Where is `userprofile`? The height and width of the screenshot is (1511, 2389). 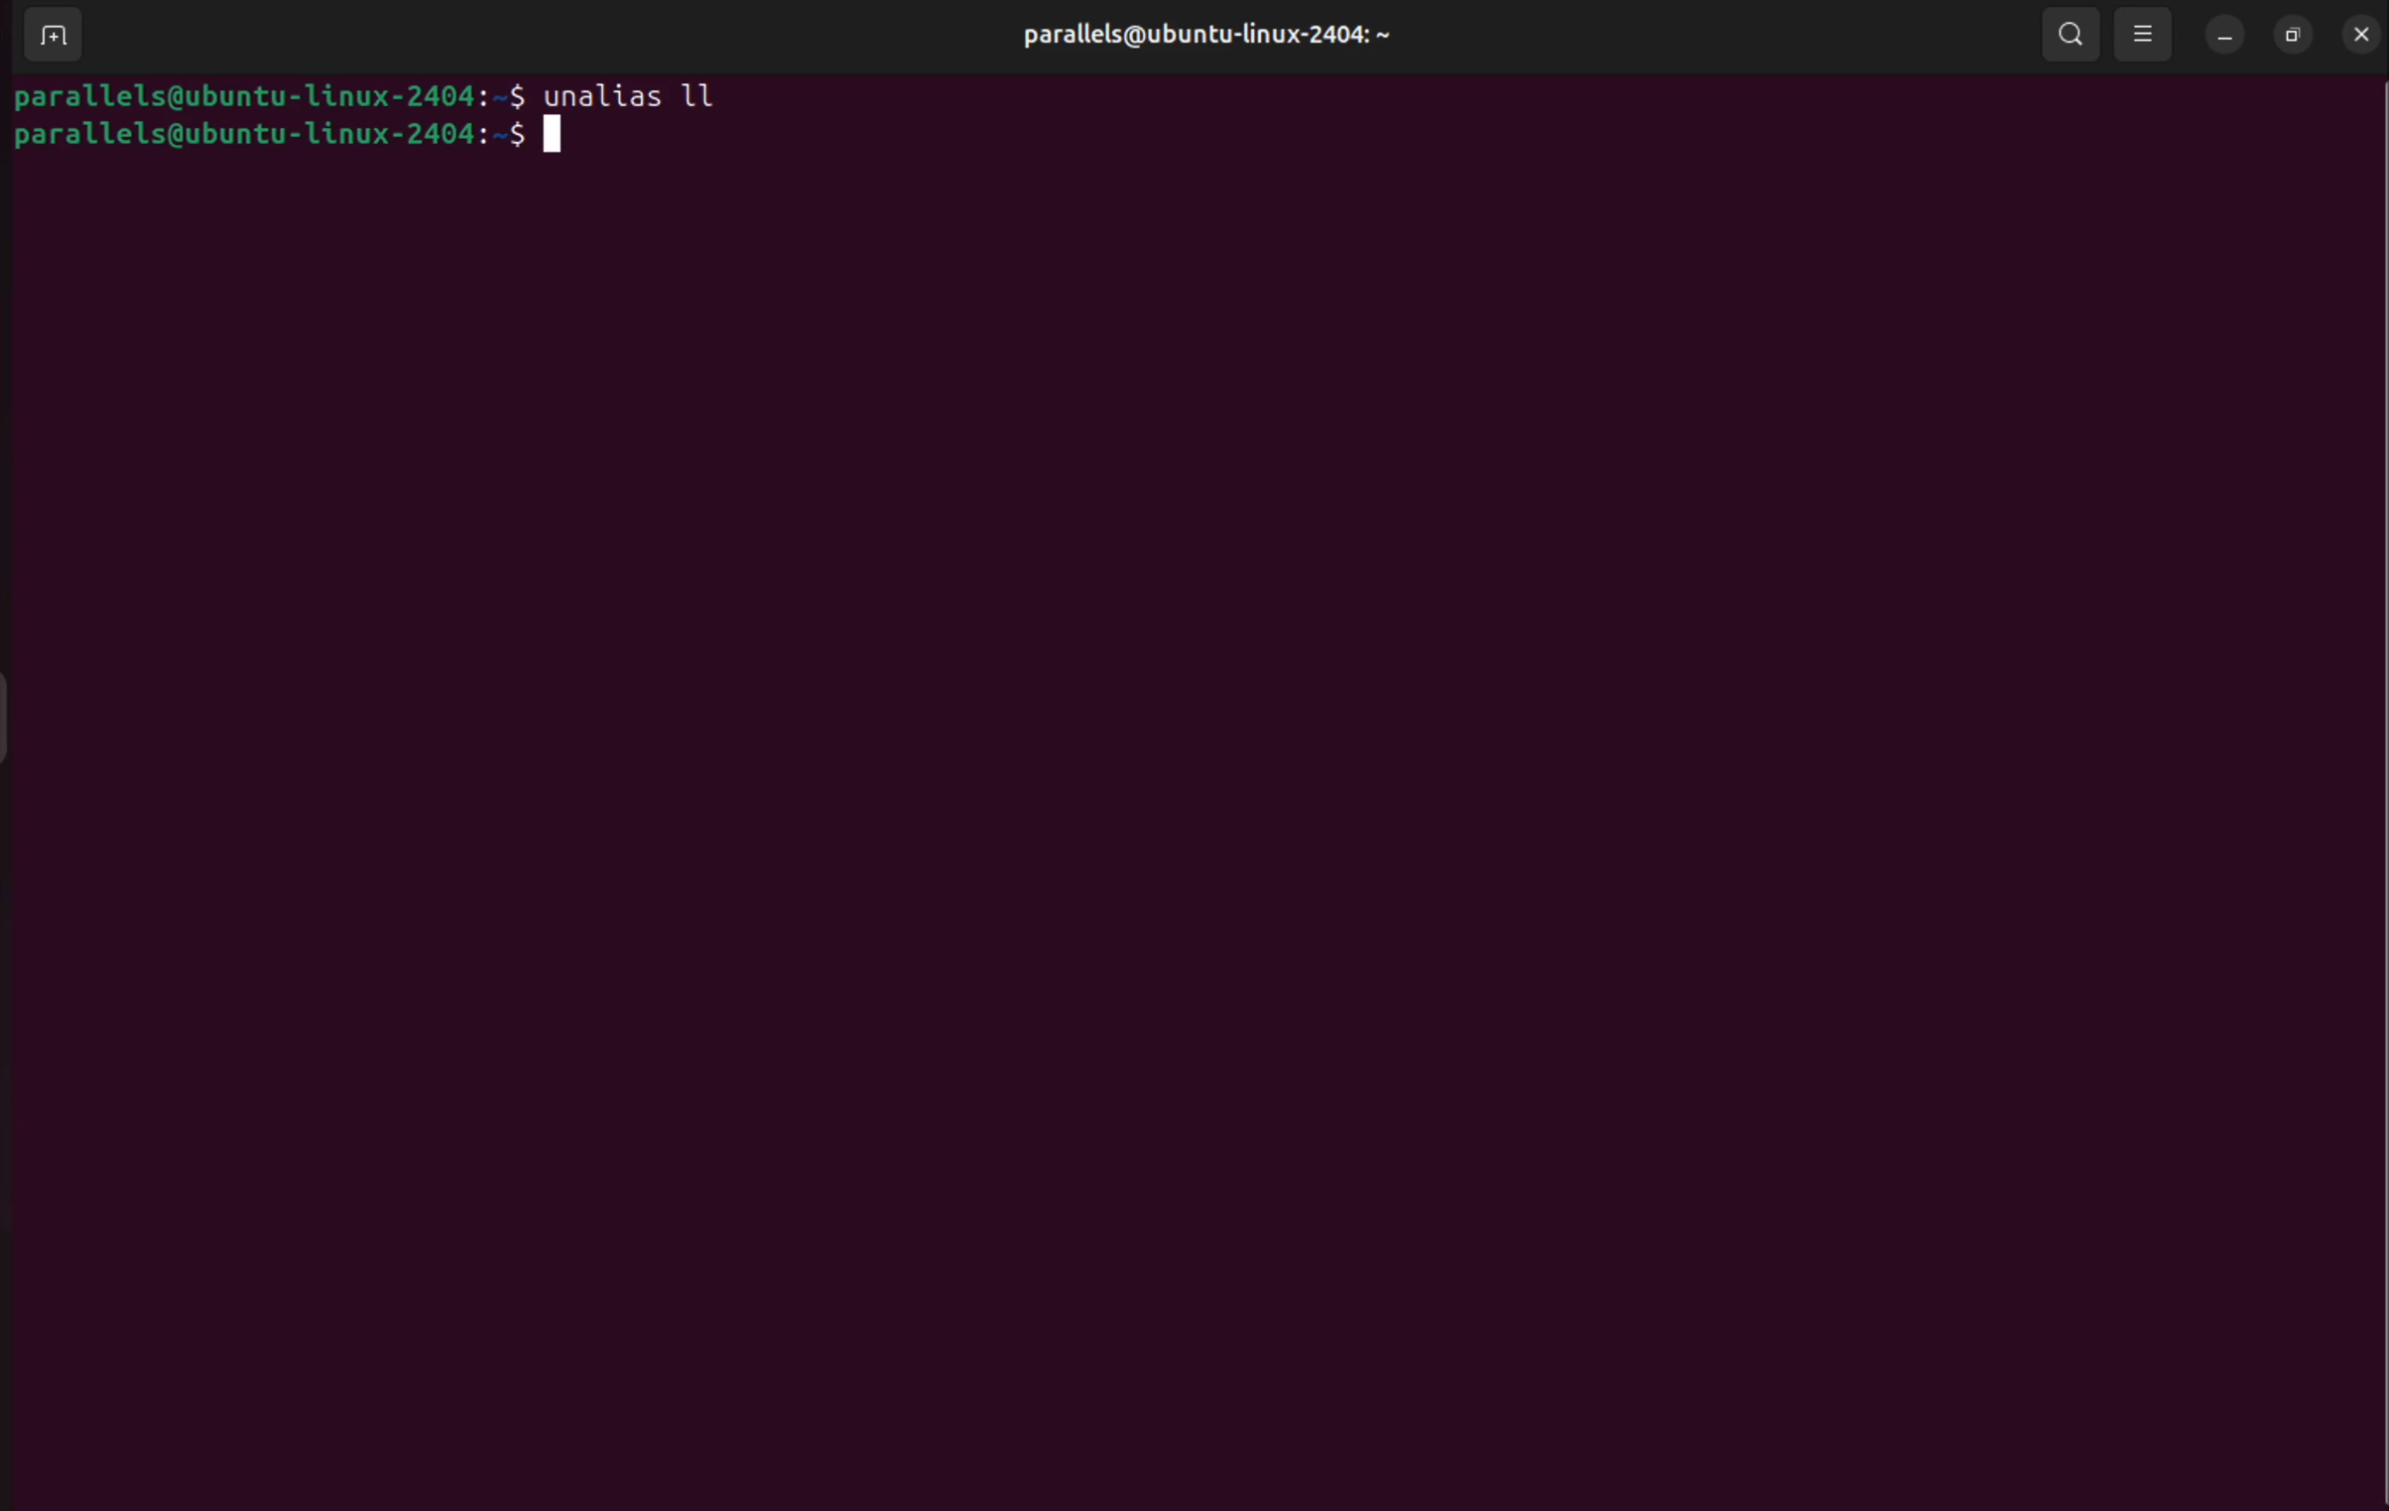 userprofile is located at coordinates (1204, 38).